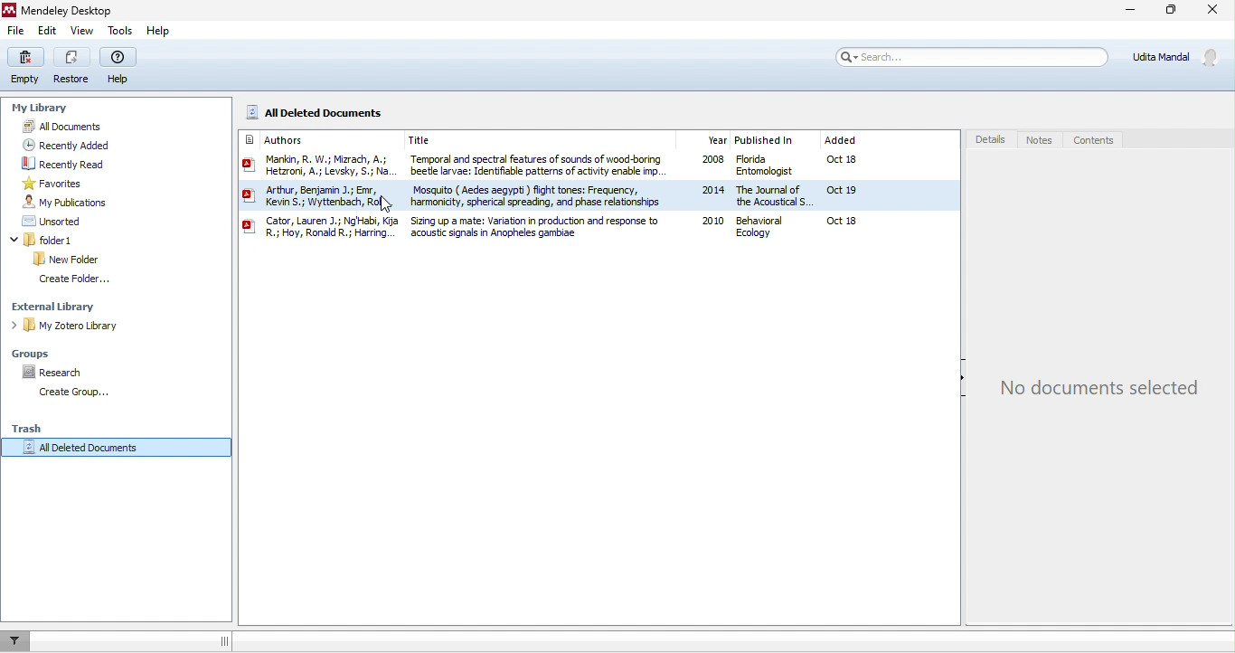 The width and height of the screenshot is (1235, 653). I want to click on 2008 2014 2010, so click(707, 191).